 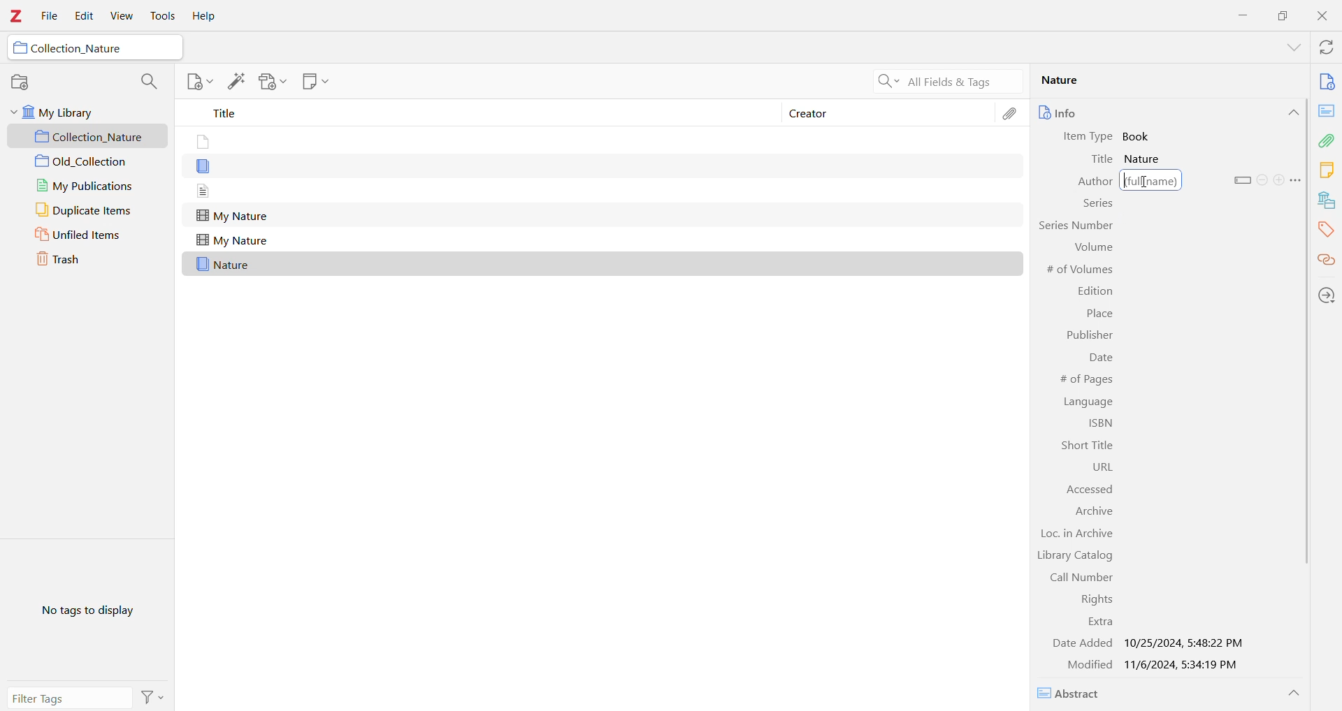 I want to click on Locate, so click(x=1327, y=296).